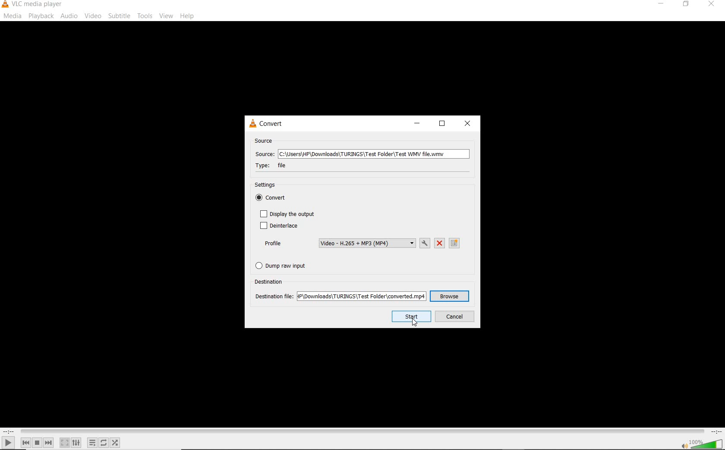 This screenshot has height=450, width=725. I want to click on next media, so click(49, 443).